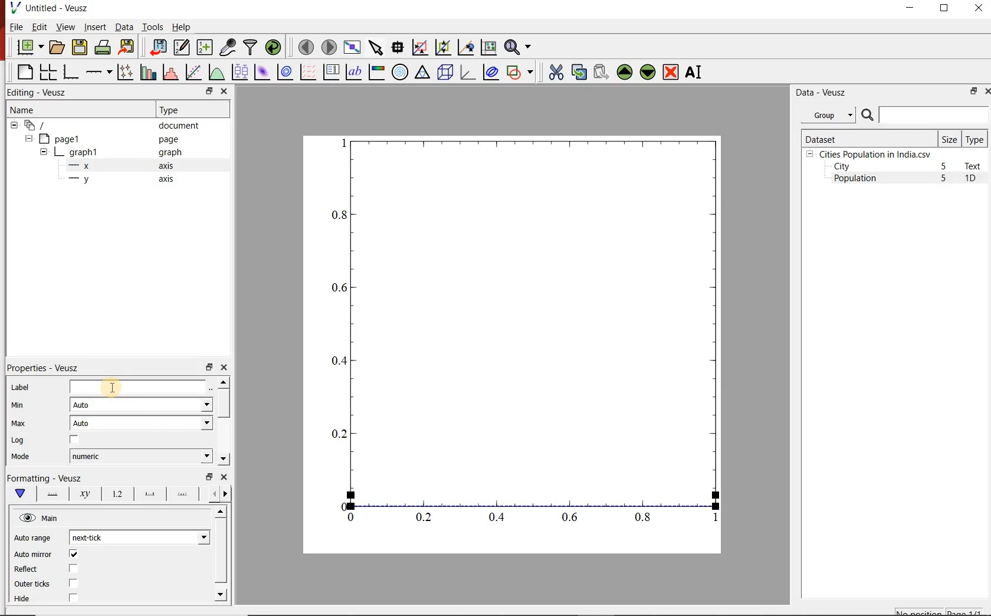  I want to click on remove the selected widgets, so click(672, 72).